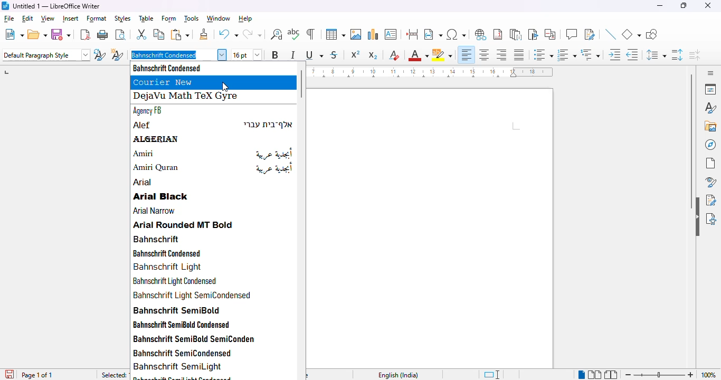  Describe the element at coordinates (550, 34) in the screenshot. I see `insert cross-reference` at that location.